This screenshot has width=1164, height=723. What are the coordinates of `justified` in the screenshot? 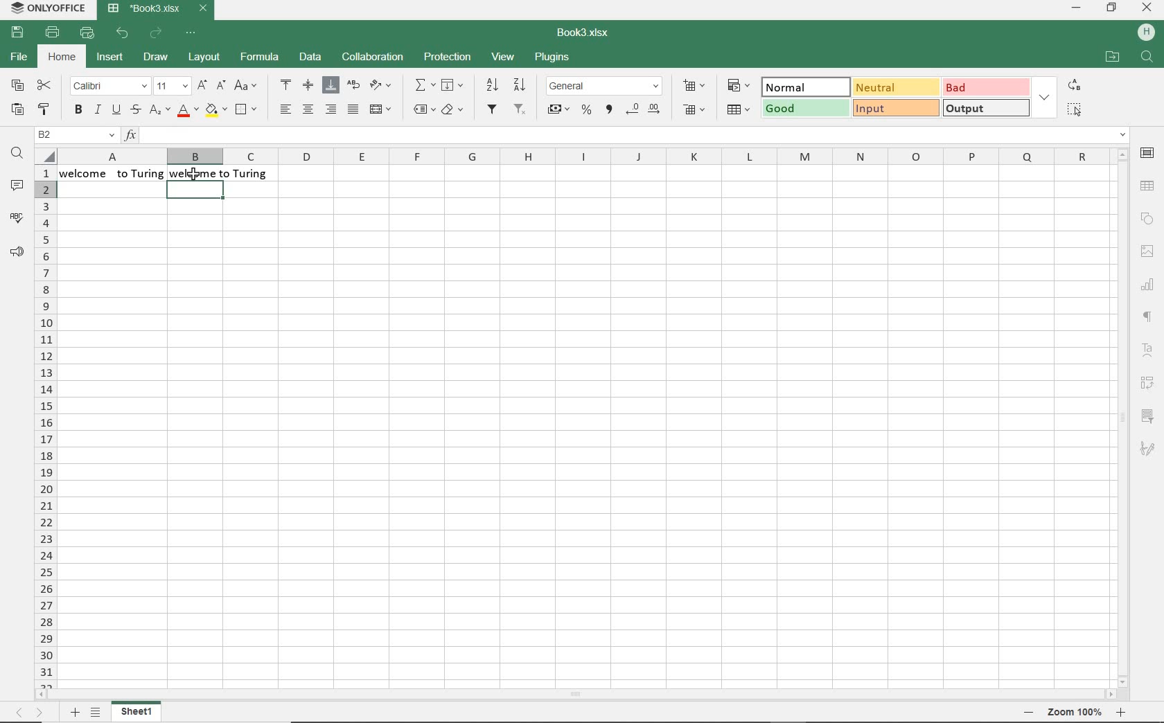 It's located at (353, 109).